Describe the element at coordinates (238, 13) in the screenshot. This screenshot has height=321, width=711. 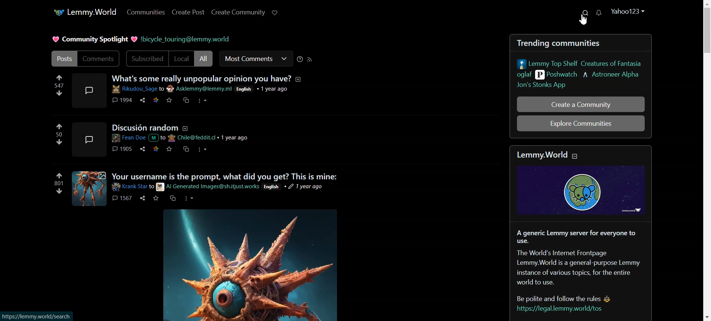
I see `Create Community ` at that location.